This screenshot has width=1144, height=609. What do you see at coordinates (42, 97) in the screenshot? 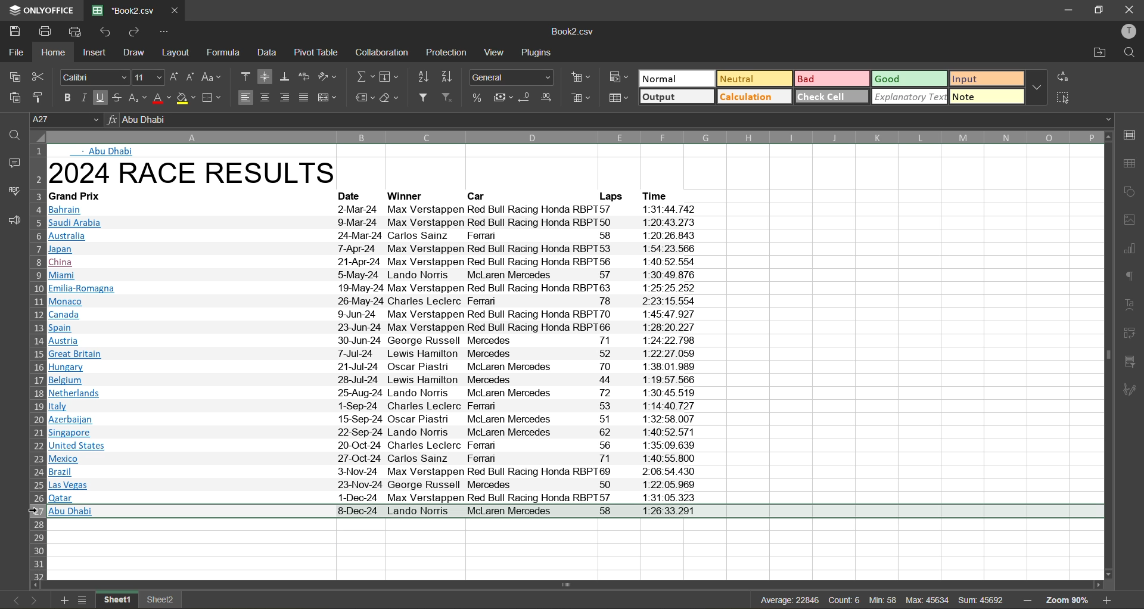
I see `copy style` at bounding box center [42, 97].